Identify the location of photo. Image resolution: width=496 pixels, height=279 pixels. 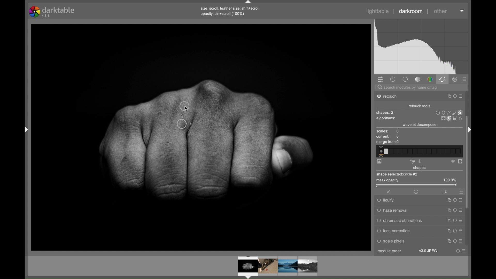
(202, 136).